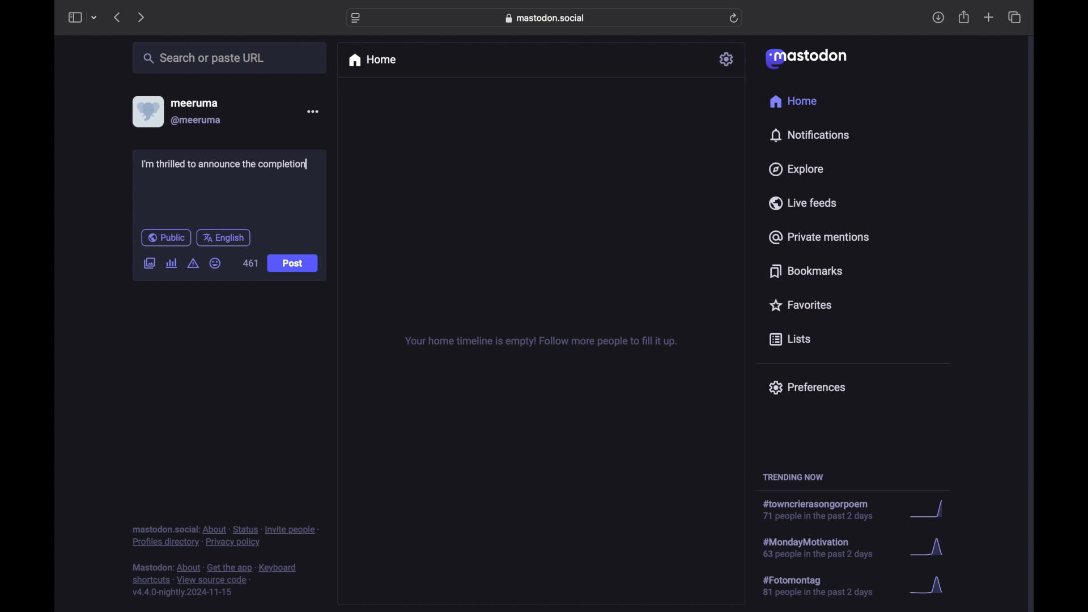 The width and height of the screenshot is (1088, 612). I want to click on post, so click(292, 263).